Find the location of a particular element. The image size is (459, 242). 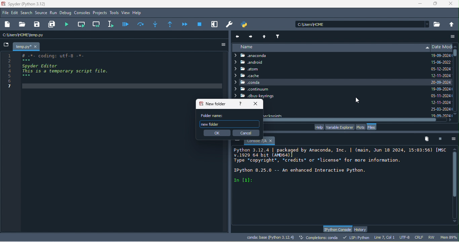

view is located at coordinates (126, 13).